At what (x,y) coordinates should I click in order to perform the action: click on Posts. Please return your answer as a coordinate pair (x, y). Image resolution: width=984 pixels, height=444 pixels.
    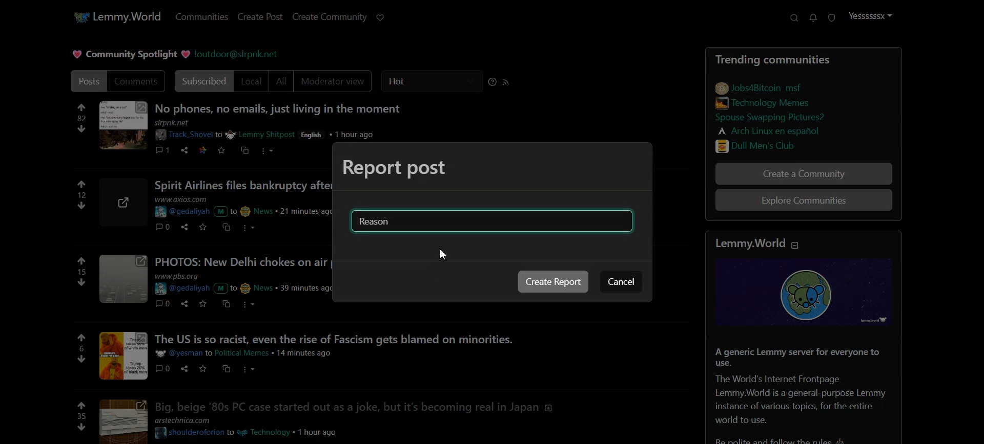
    Looking at the image, I should click on (280, 106).